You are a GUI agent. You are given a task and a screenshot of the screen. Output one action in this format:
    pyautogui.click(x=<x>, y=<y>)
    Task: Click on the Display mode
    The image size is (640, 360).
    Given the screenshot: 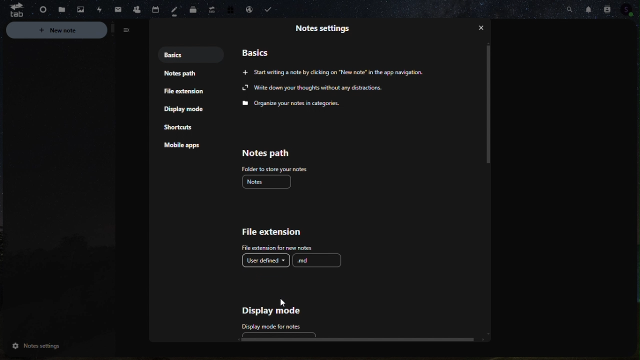 What is the action you would take?
    pyautogui.click(x=188, y=110)
    